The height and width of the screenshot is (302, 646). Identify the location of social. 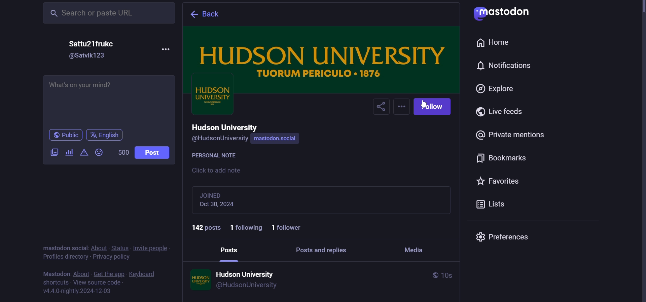
(80, 248).